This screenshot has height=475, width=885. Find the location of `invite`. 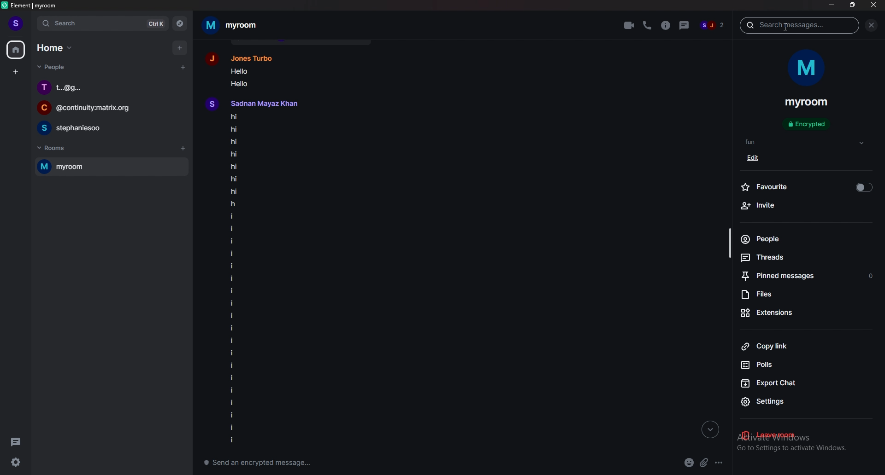

invite is located at coordinates (798, 206).